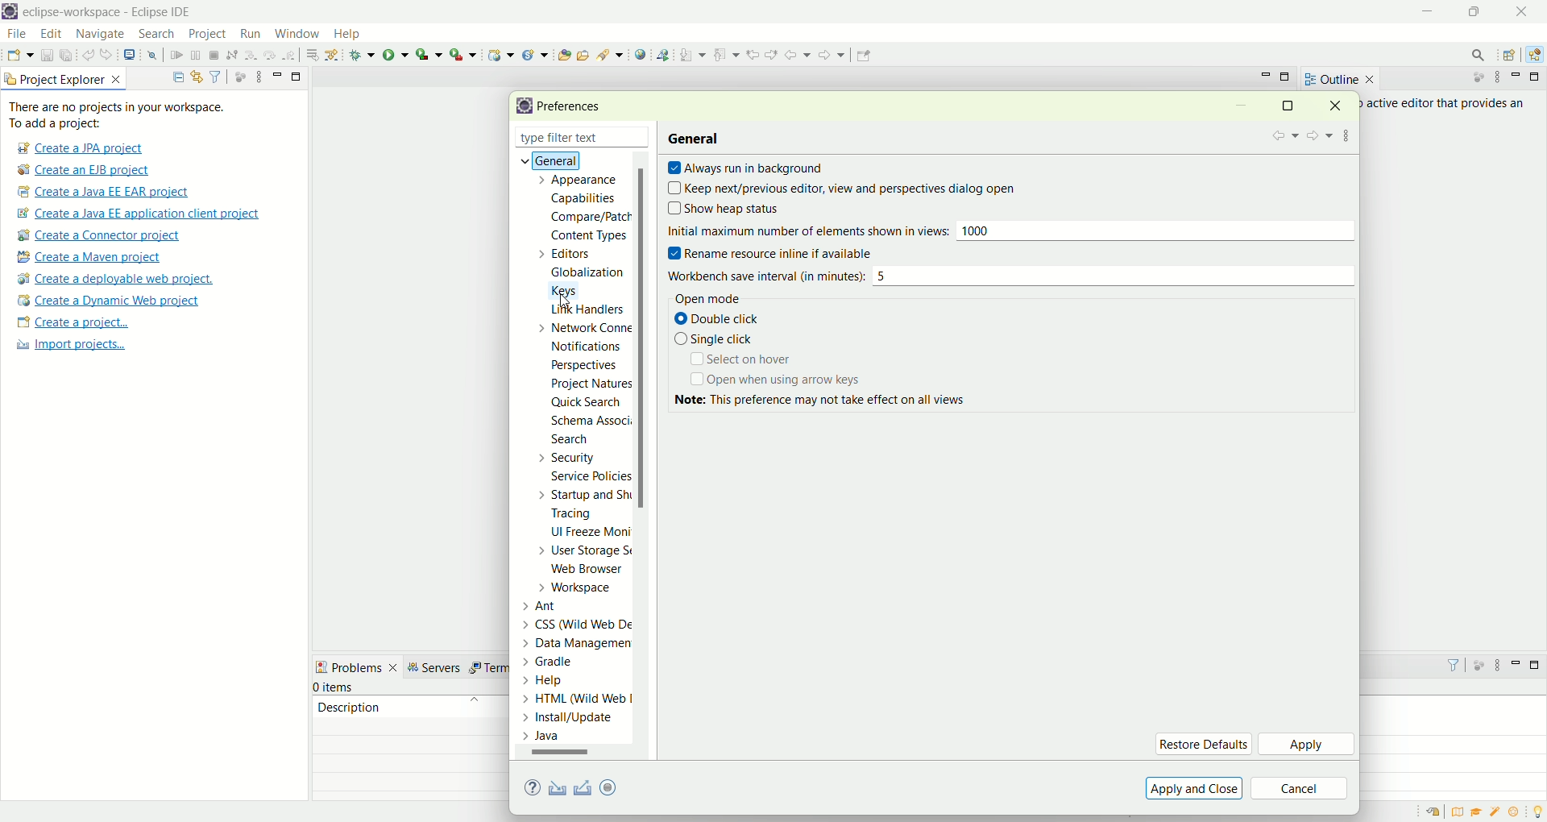 Image resolution: width=1547 pixels, height=822 pixels. Describe the element at coordinates (116, 280) in the screenshot. I see `create a deployable web project` at that location.